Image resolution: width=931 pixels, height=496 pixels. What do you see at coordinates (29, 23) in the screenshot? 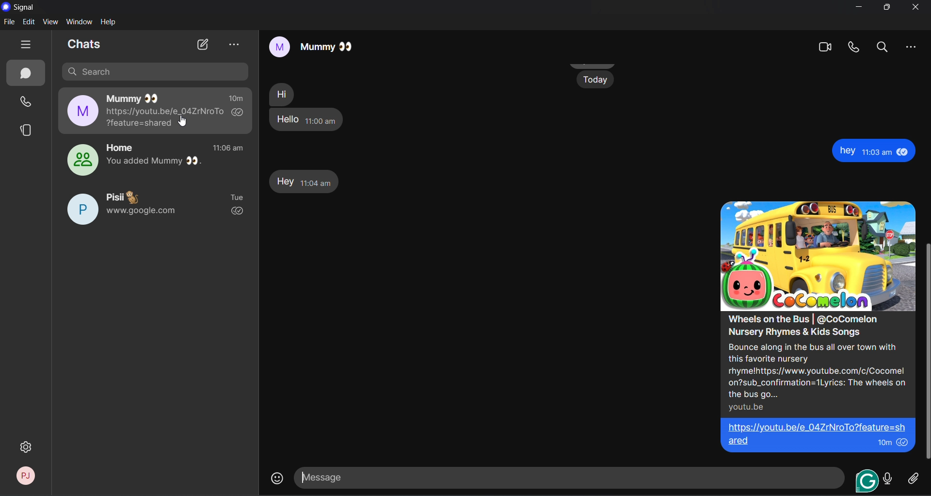
I see `edit` at bounding box center [29, 23].